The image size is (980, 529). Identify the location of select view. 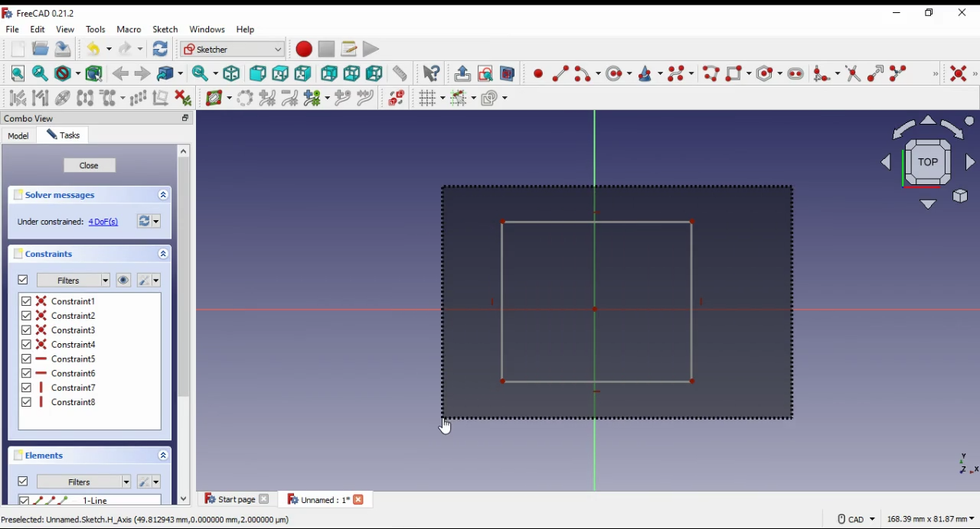
(925, 162).